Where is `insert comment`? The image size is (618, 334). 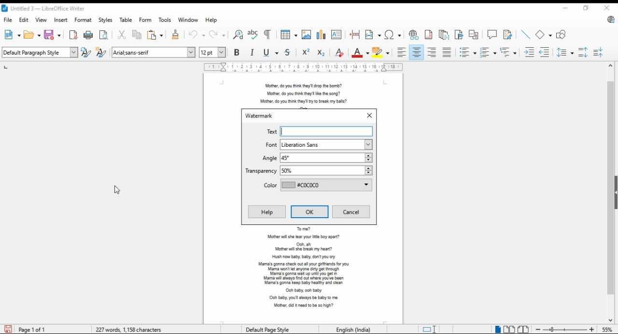
insert comment is located at coordinates (492, 34).